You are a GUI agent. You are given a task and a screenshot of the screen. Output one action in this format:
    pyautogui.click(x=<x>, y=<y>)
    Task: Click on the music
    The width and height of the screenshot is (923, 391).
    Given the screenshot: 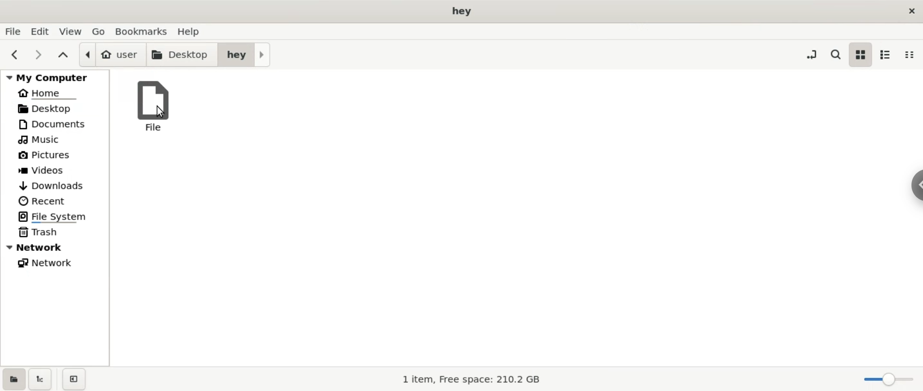 What is the action you would take?
    pyautogui.click(x=58, y=138)
    